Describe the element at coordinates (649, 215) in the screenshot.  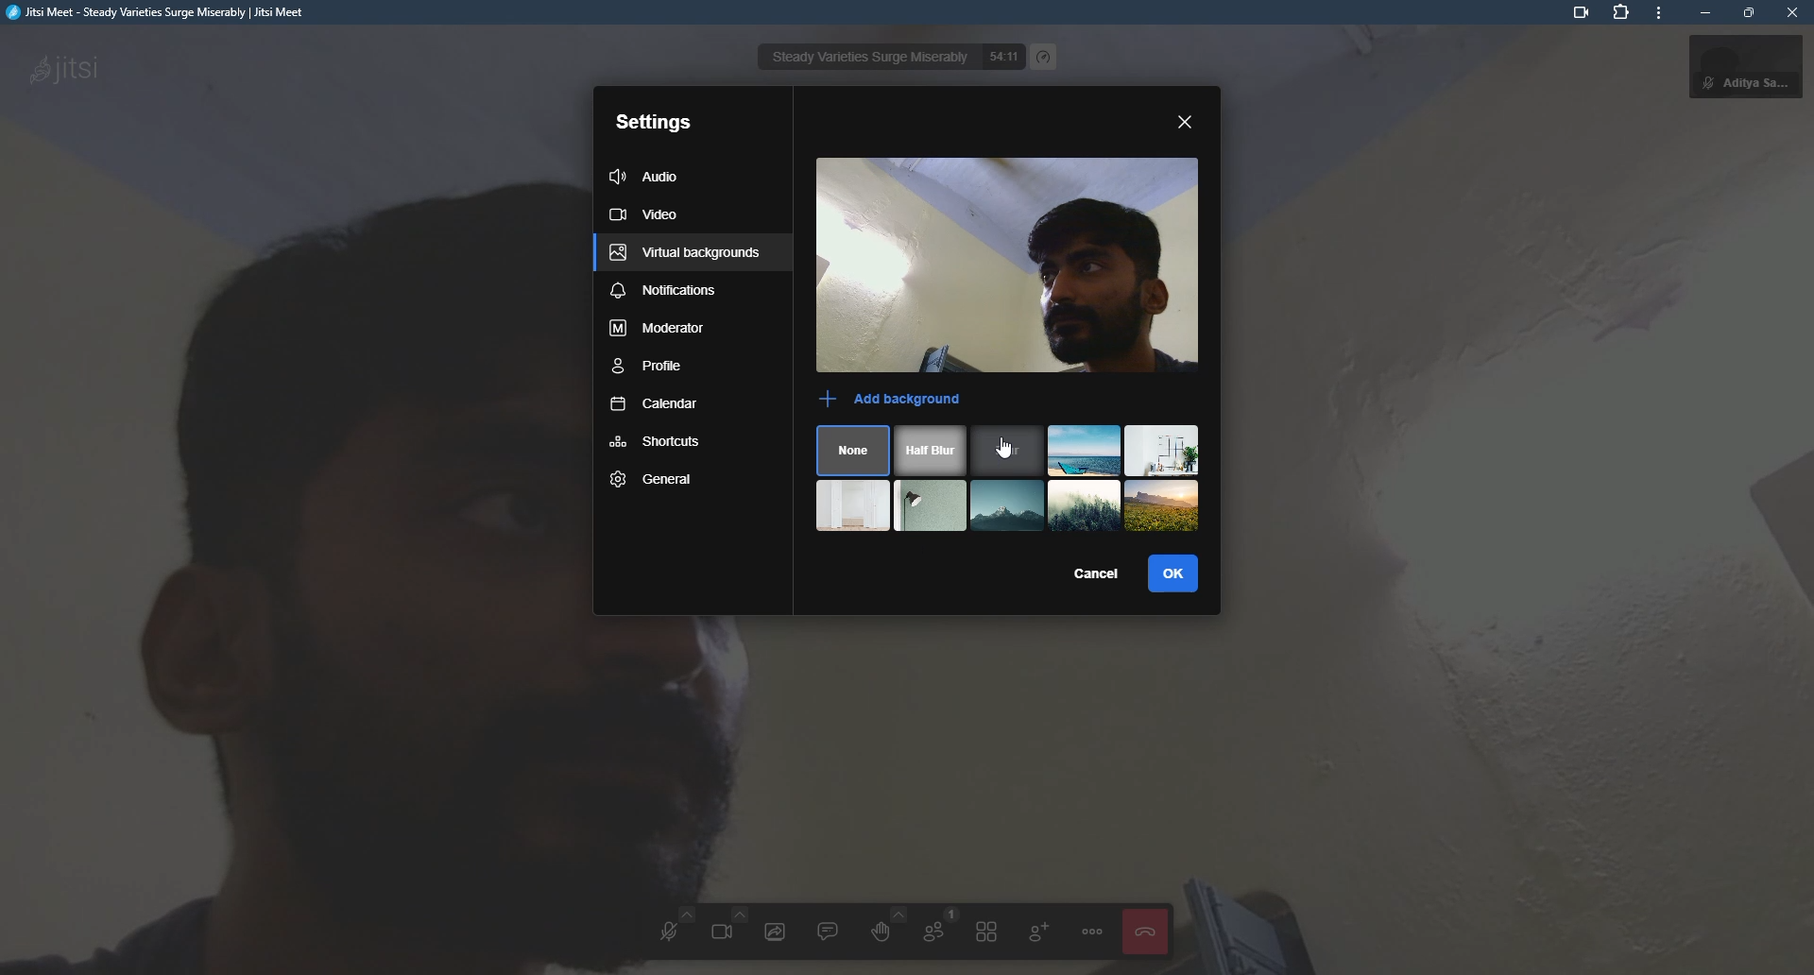
I see `video` at that location.